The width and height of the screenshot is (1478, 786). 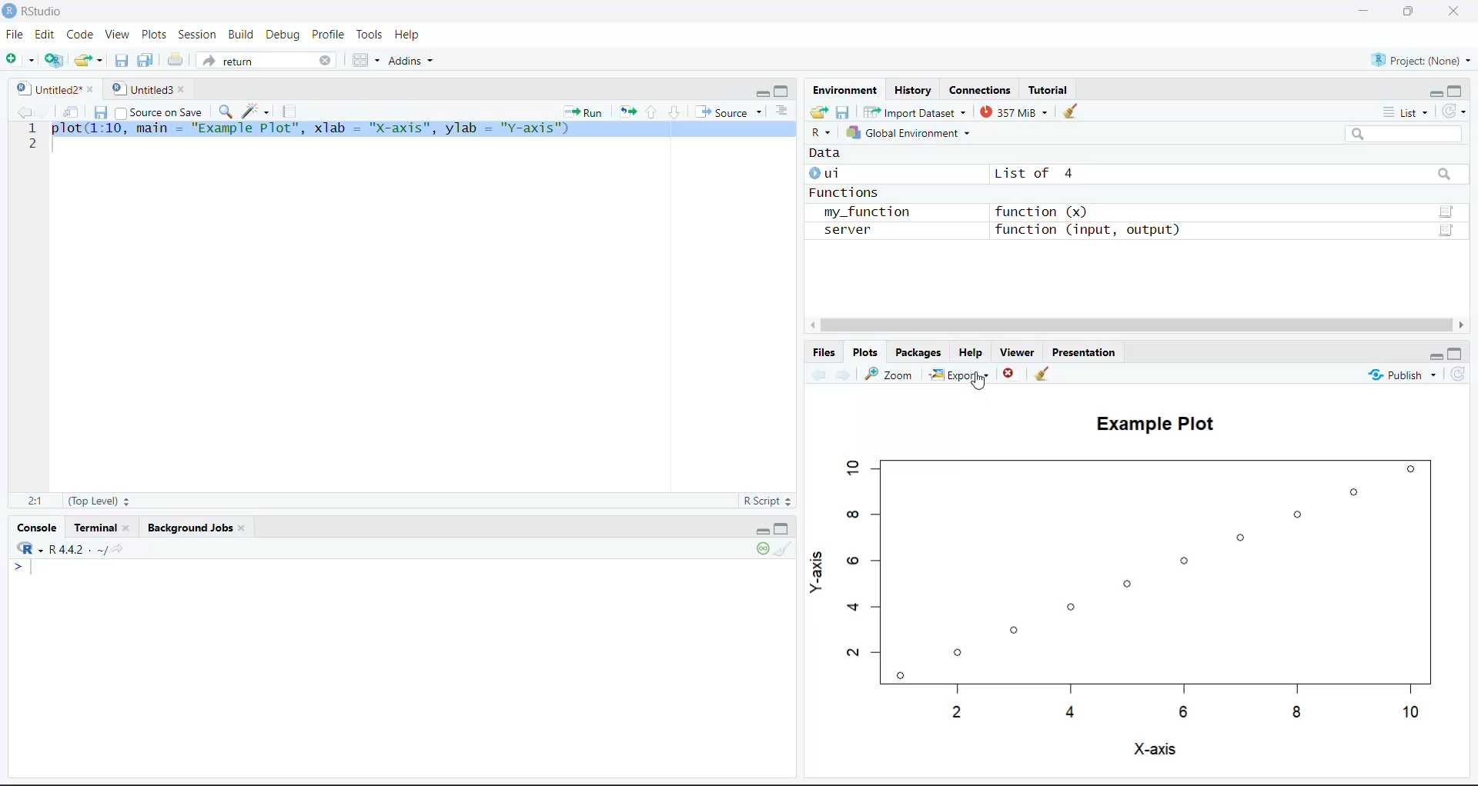 I want to click on Save current document (Ctrl + S), so click(x=122, y=62).